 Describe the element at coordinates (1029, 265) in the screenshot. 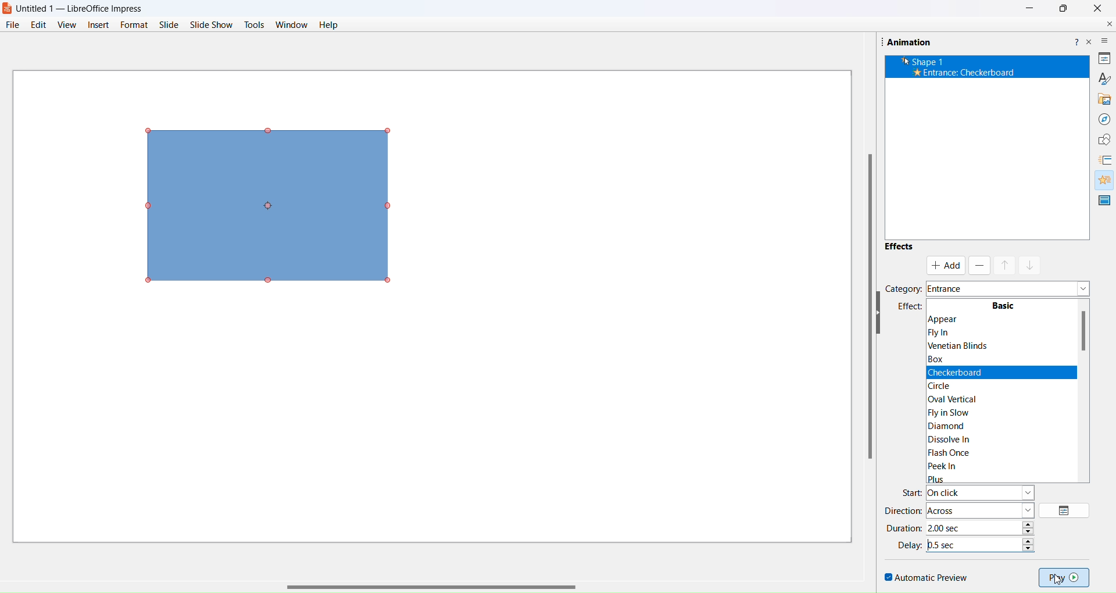

I see `mask down` at that location.